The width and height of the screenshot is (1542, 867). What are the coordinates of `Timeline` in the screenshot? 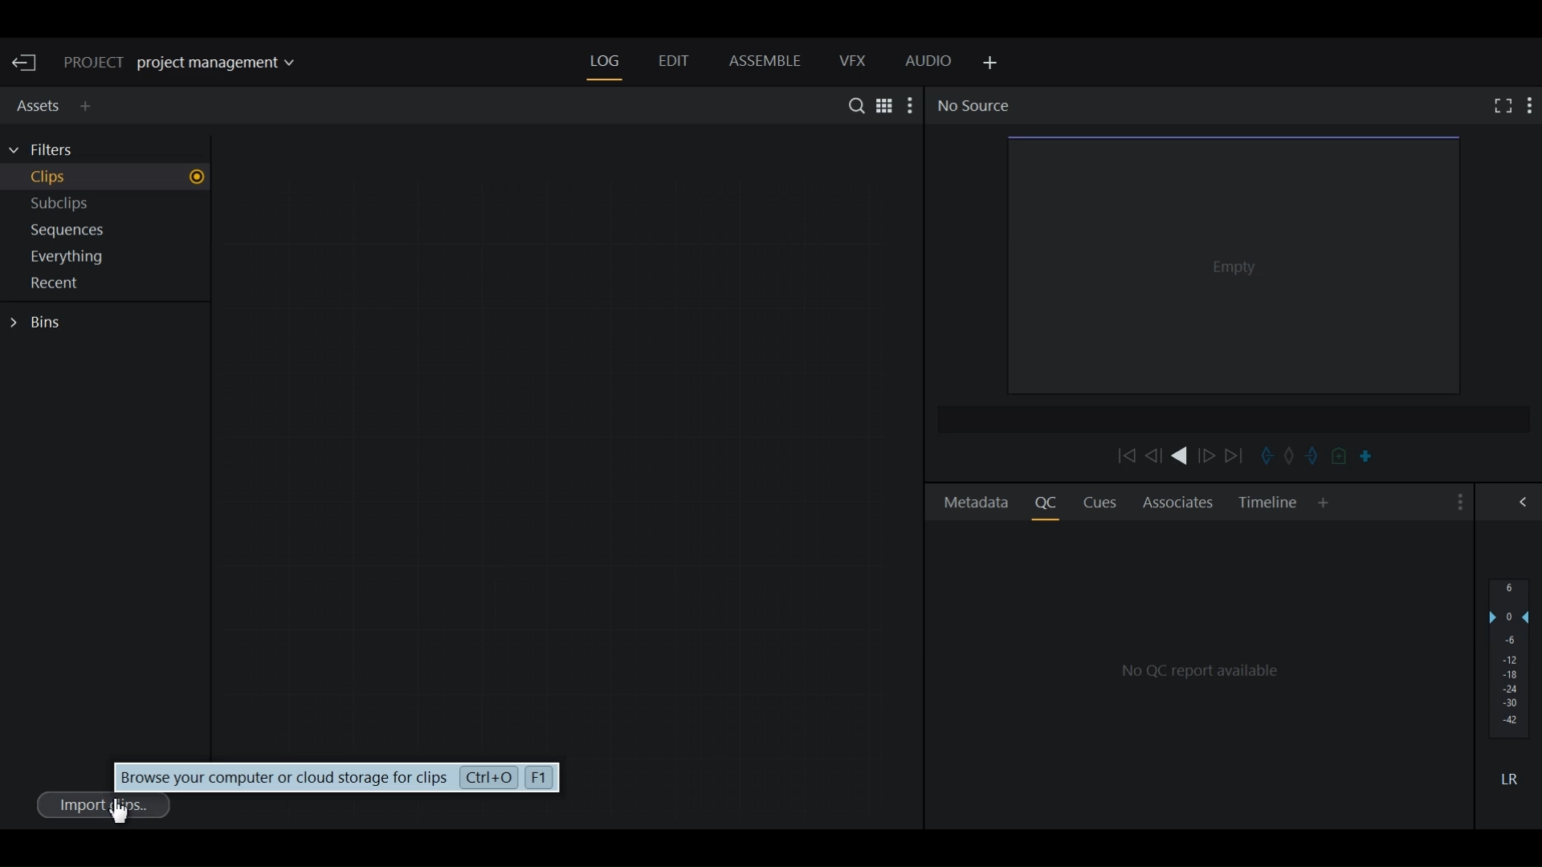 It's located at (1268, 503).